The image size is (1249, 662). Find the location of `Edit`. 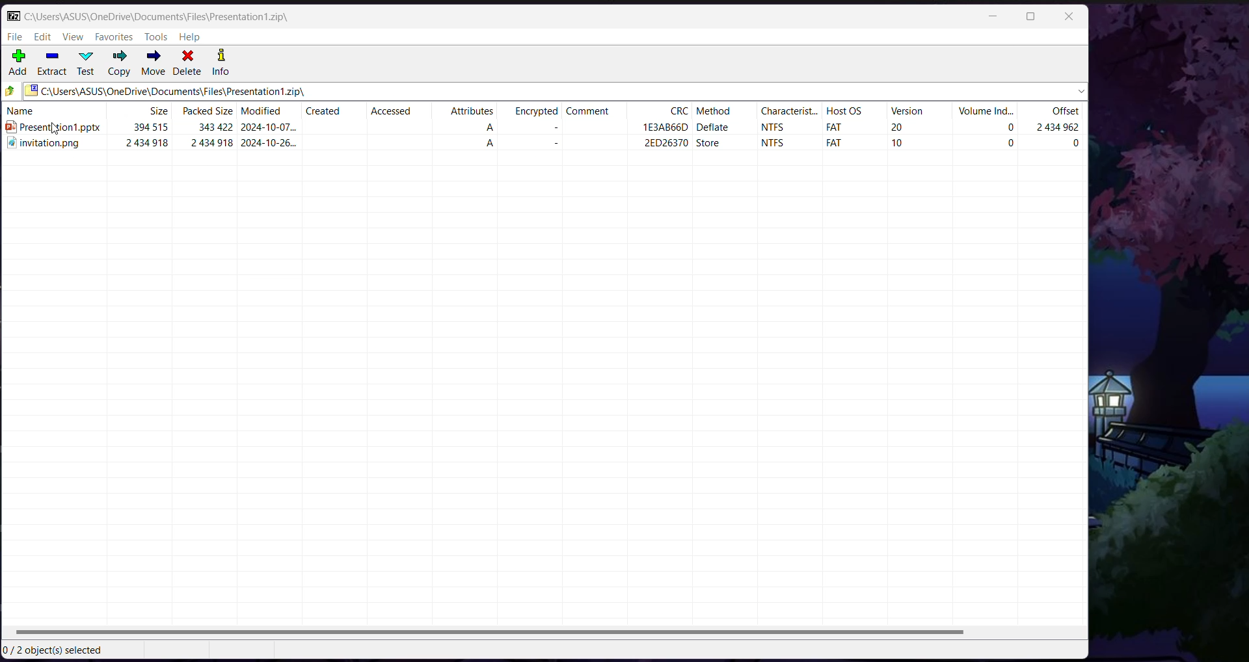

Edit is located at coordinates (44, 37).